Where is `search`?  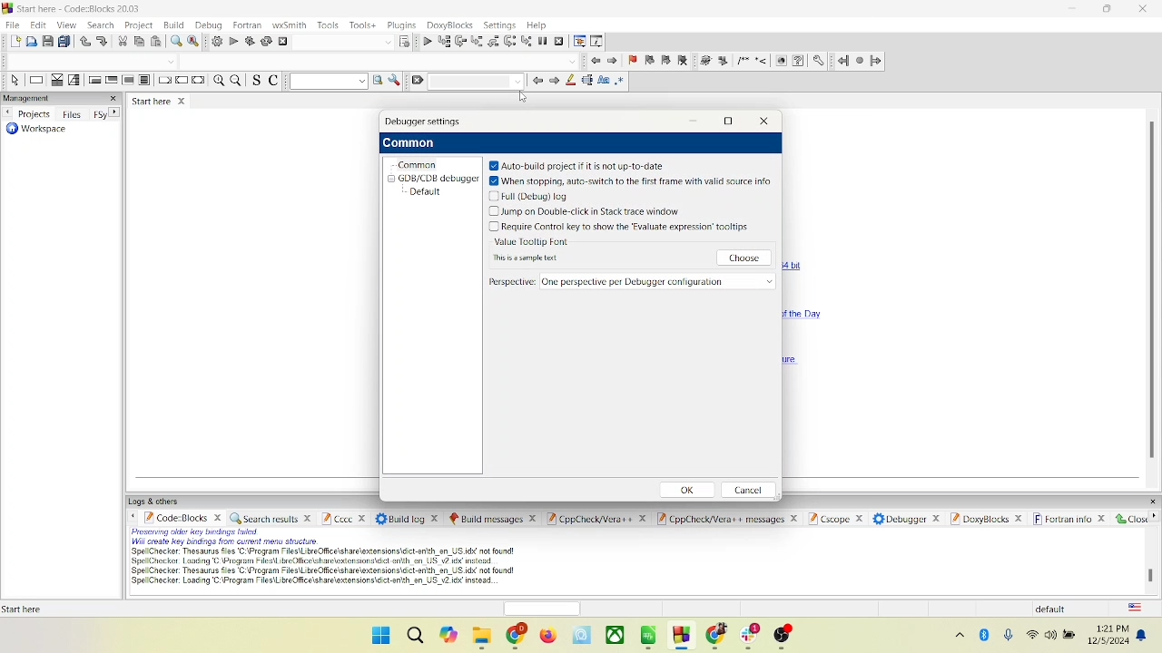
search is located at coordinates (414, 638).